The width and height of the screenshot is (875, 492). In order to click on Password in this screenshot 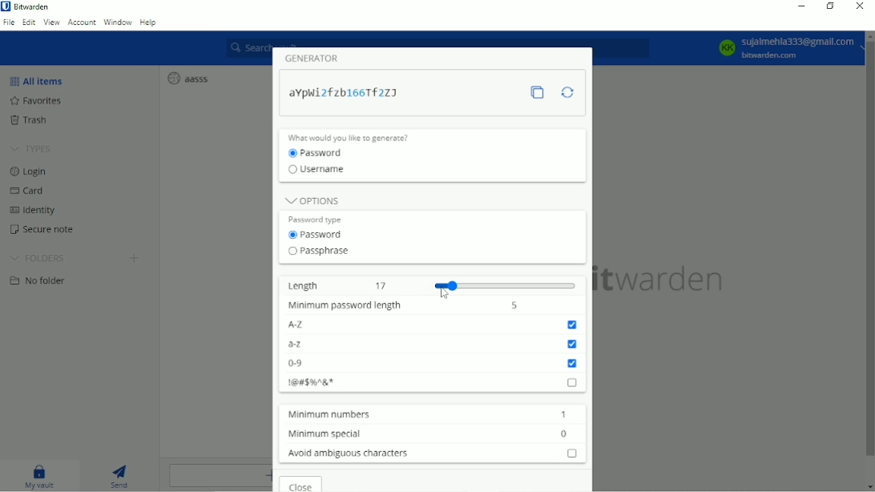, I will do `click(318, 235)`.